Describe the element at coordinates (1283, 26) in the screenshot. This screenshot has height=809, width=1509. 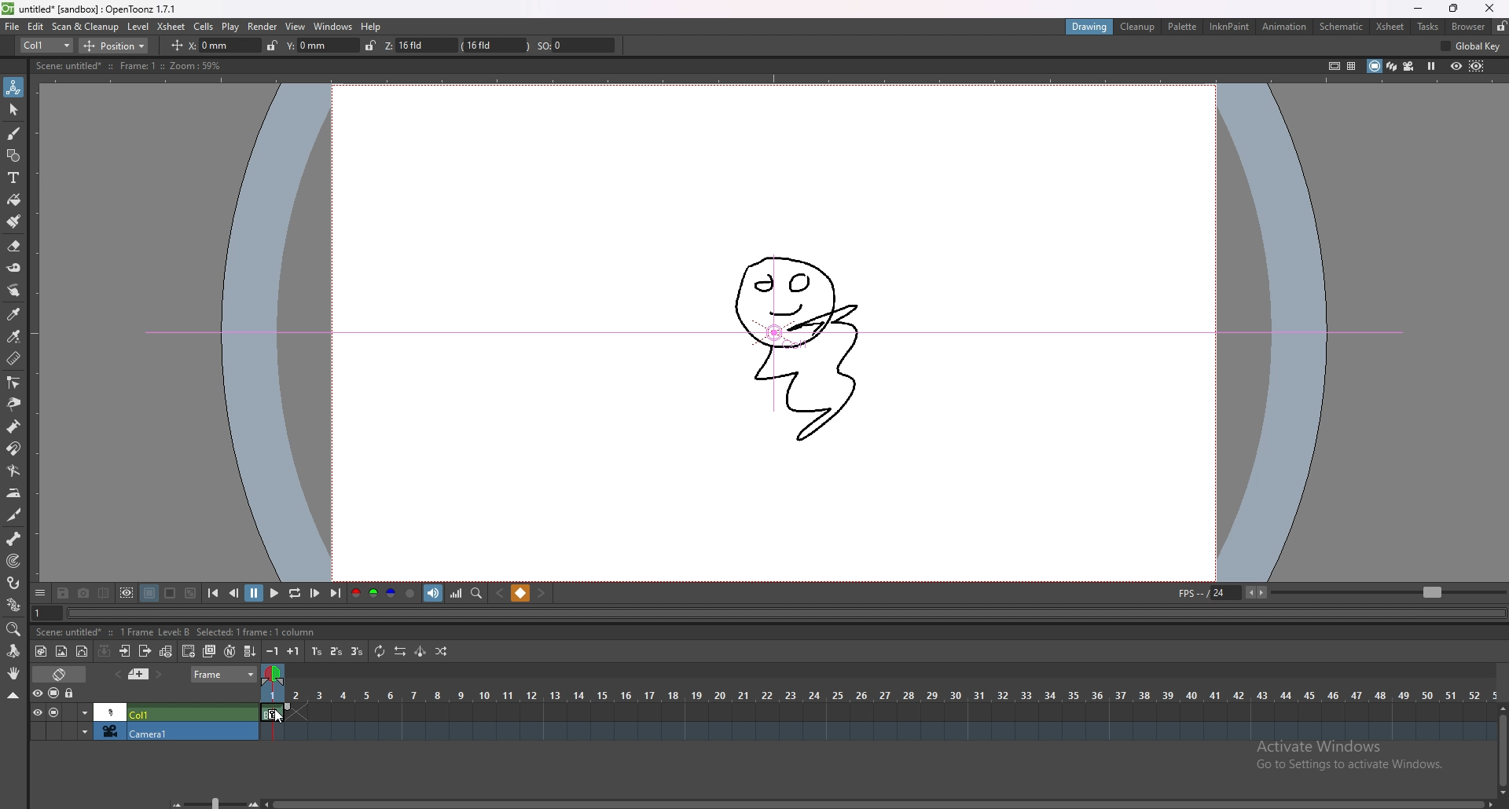
I see `animation` at that location.